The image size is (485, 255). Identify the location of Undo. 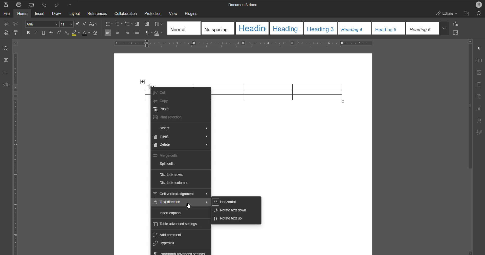
(44, 4).